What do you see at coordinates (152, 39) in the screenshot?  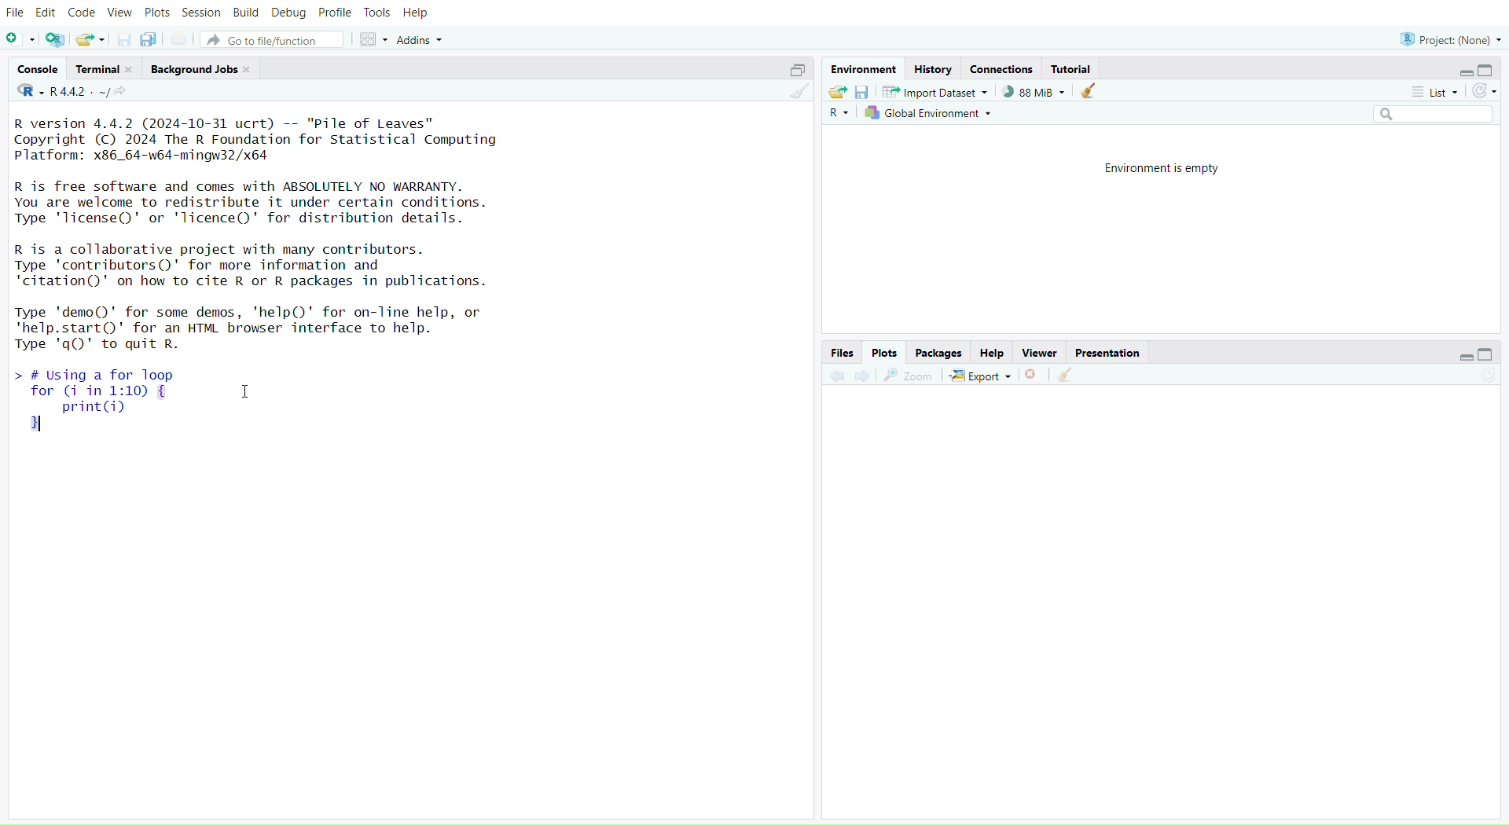 I see `save all open document` at bounding box center [152, 39].